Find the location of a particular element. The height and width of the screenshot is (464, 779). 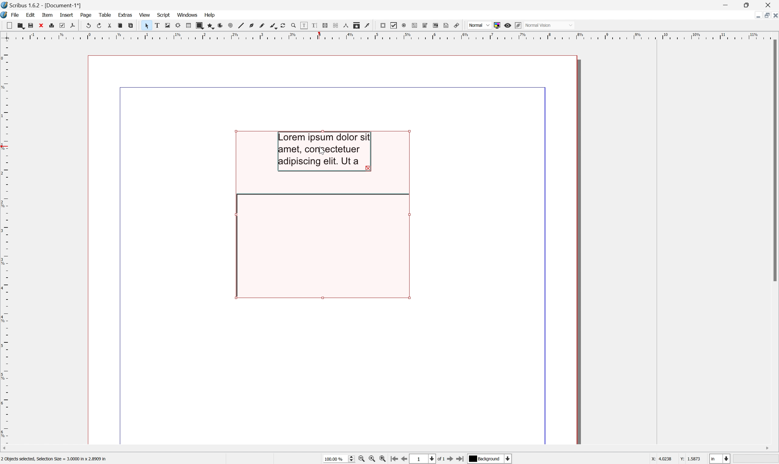

Insert is located at coordinates (66, 14).